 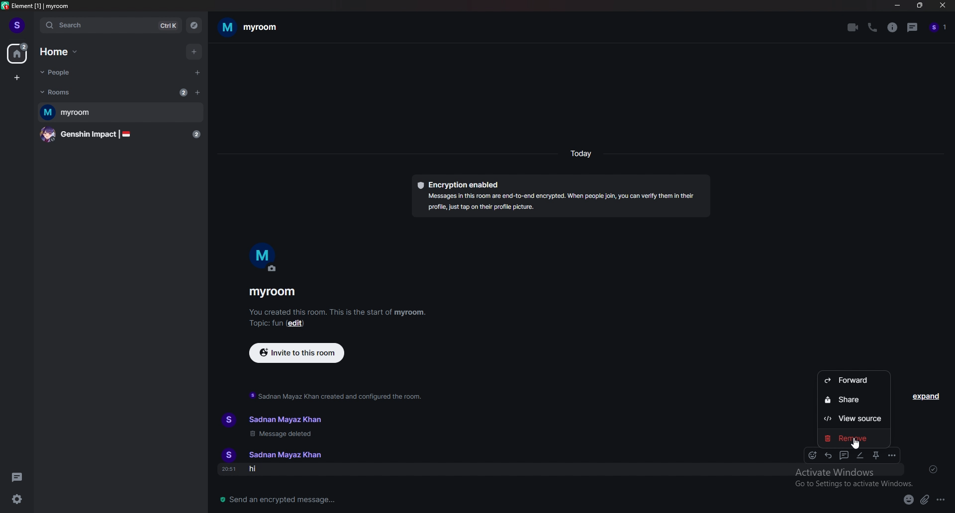 What do you see at coordinates (37, 6) in the screenshot?
I see `element [1] | myroom` at bounding box center [37, 6].